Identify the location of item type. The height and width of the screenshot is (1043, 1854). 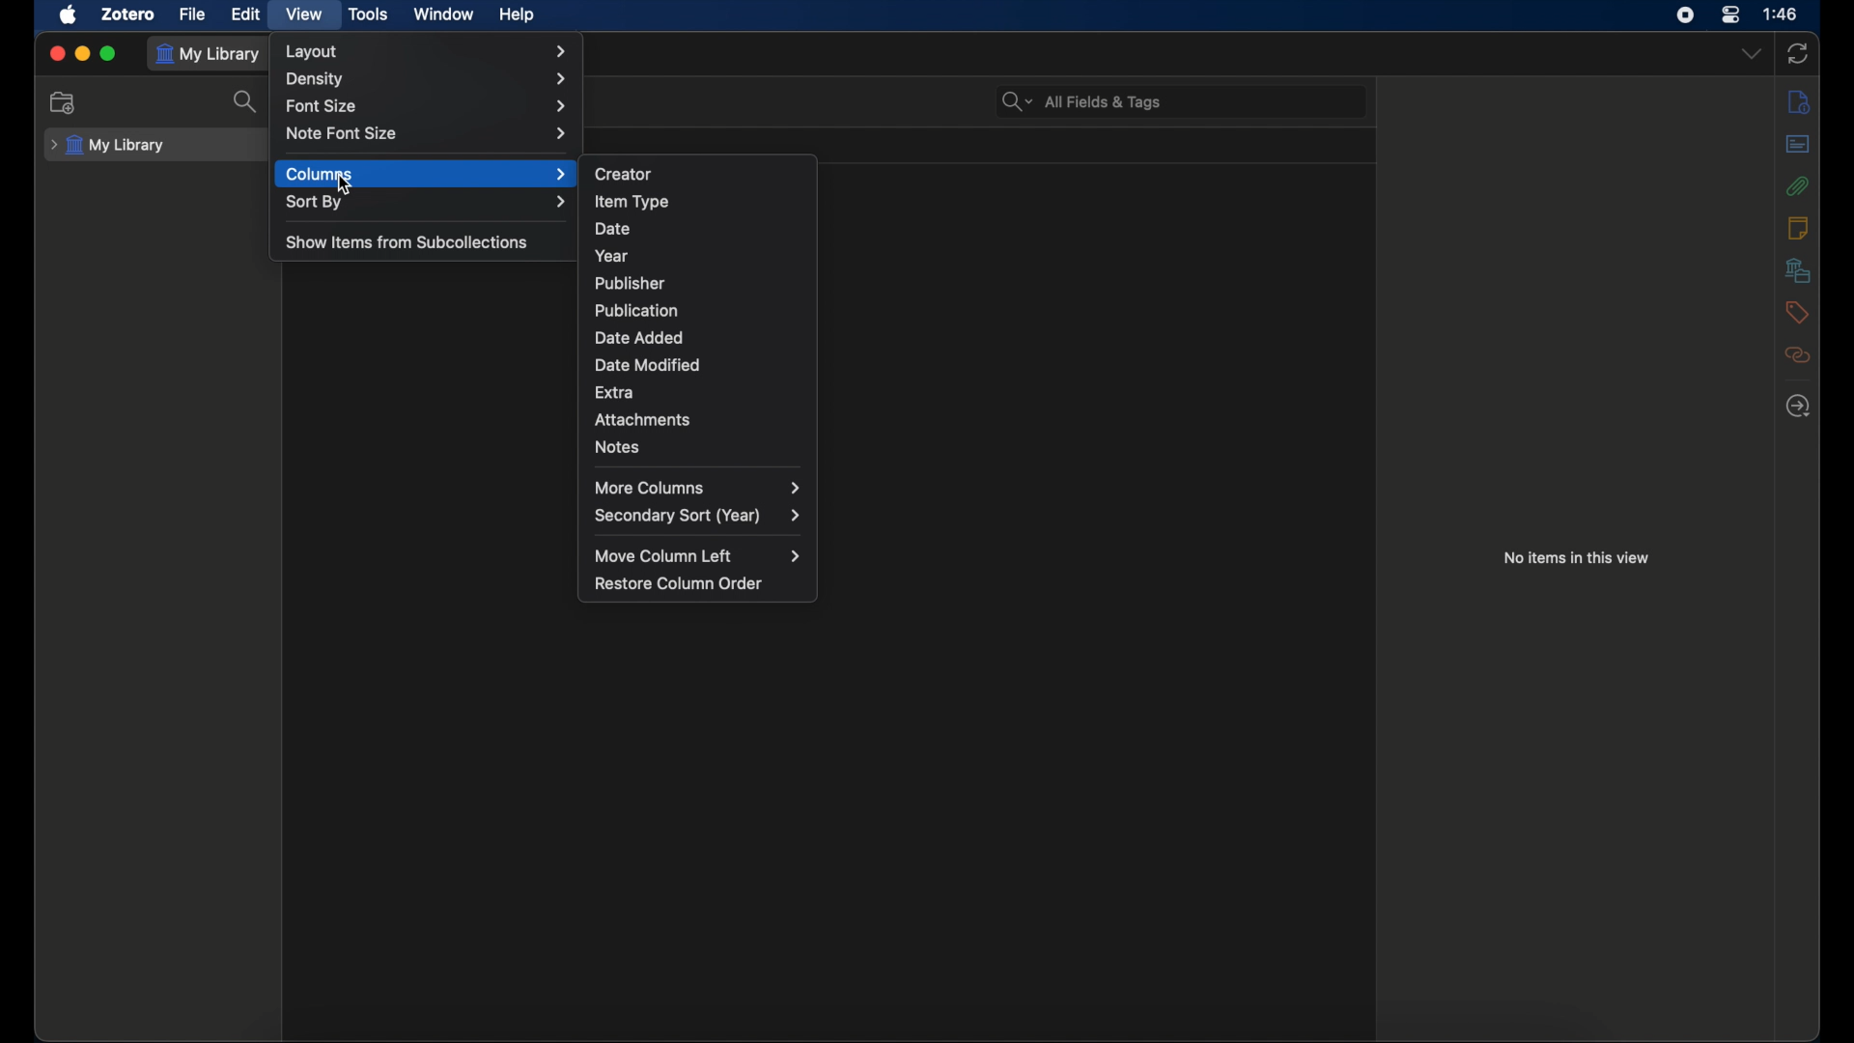
(631, 201).